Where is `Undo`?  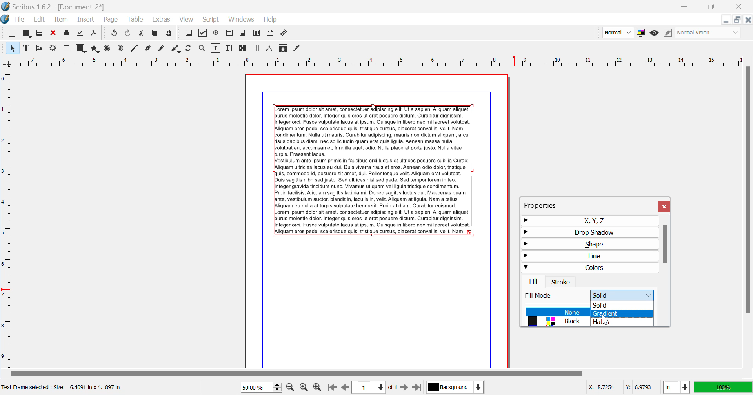
Undo is located at coordinates (129, 34).